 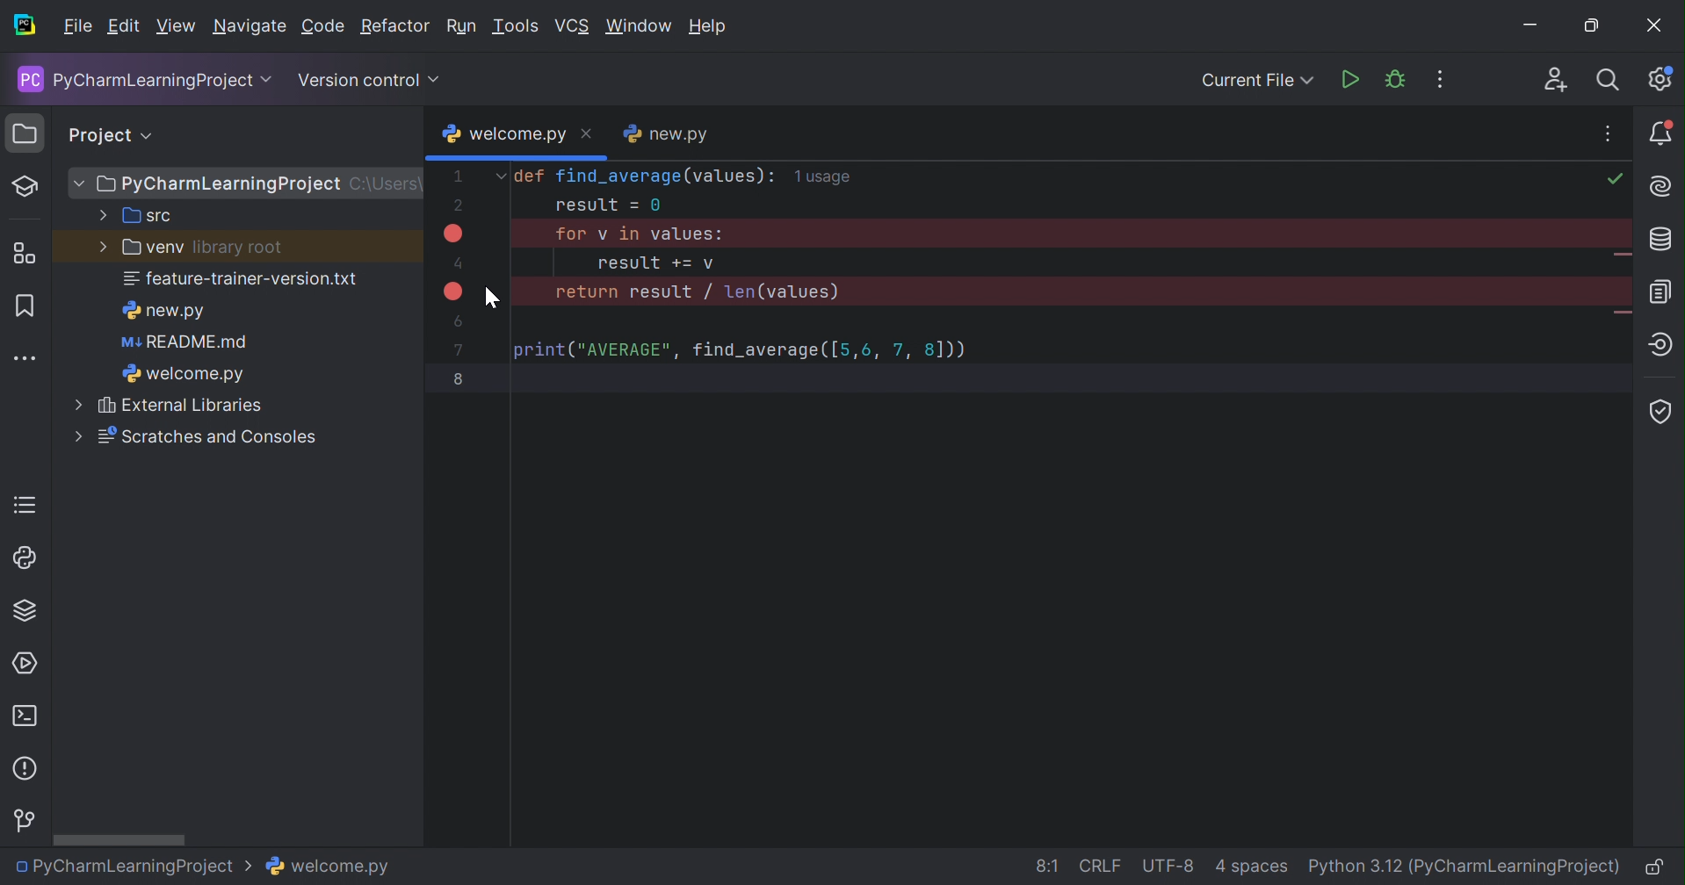 I want to click on Python Console, so click(x=21, y=559).